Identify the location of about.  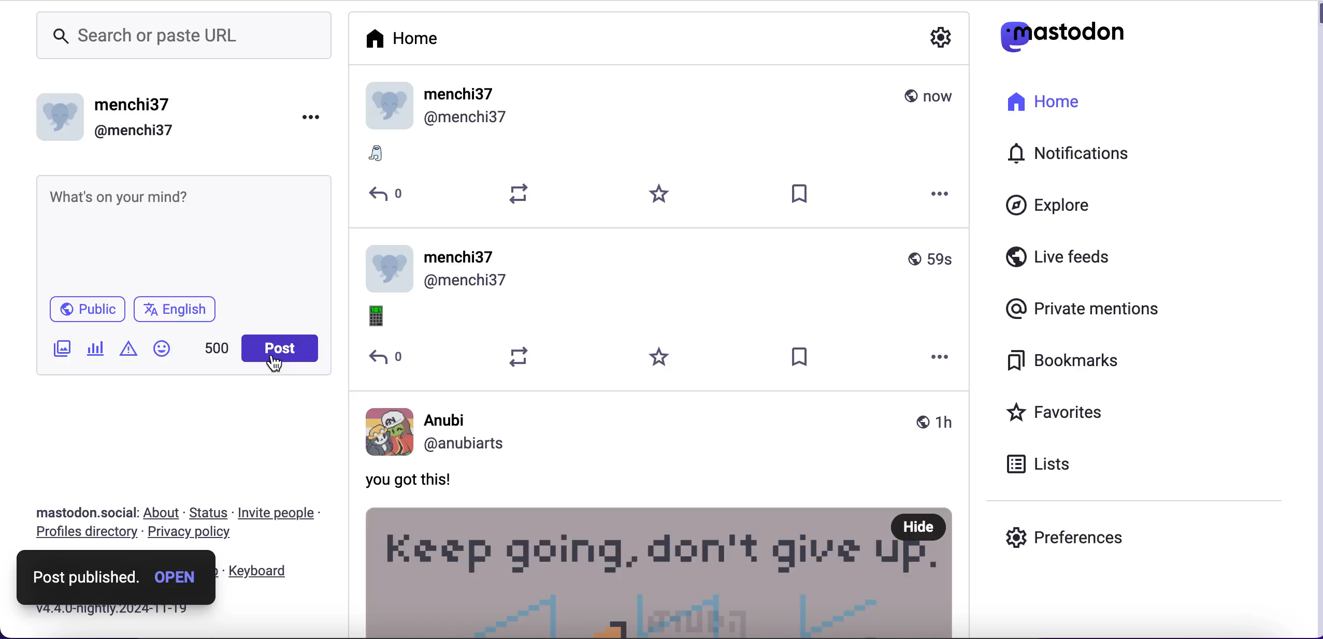
(162, 513).